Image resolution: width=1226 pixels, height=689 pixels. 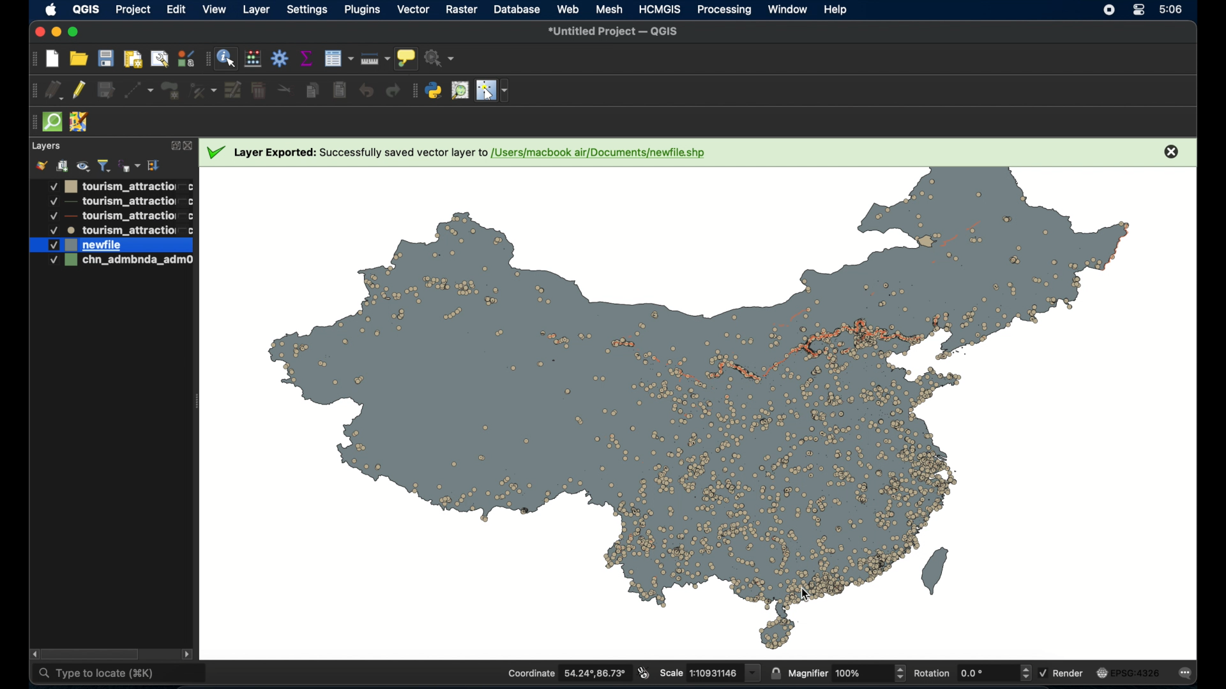 I want to click on help, so click(x=836, y=10).